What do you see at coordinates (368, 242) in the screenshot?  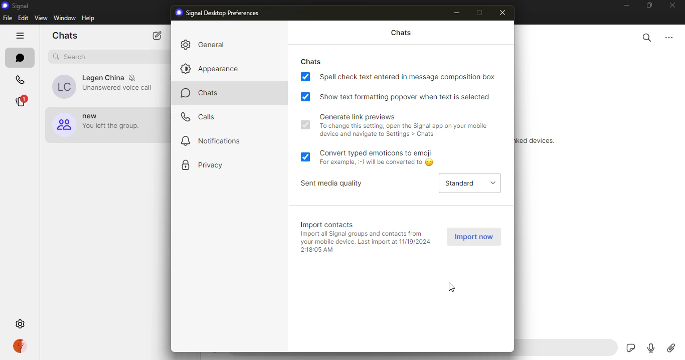 I see `info` at bounding box center [368, 242].